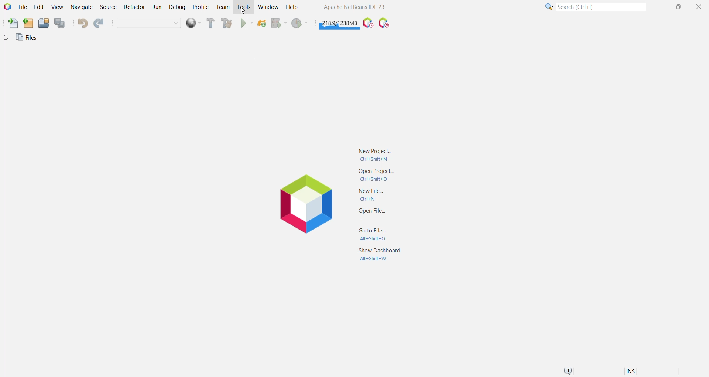  I want to click on cursor, so click(244, 10).